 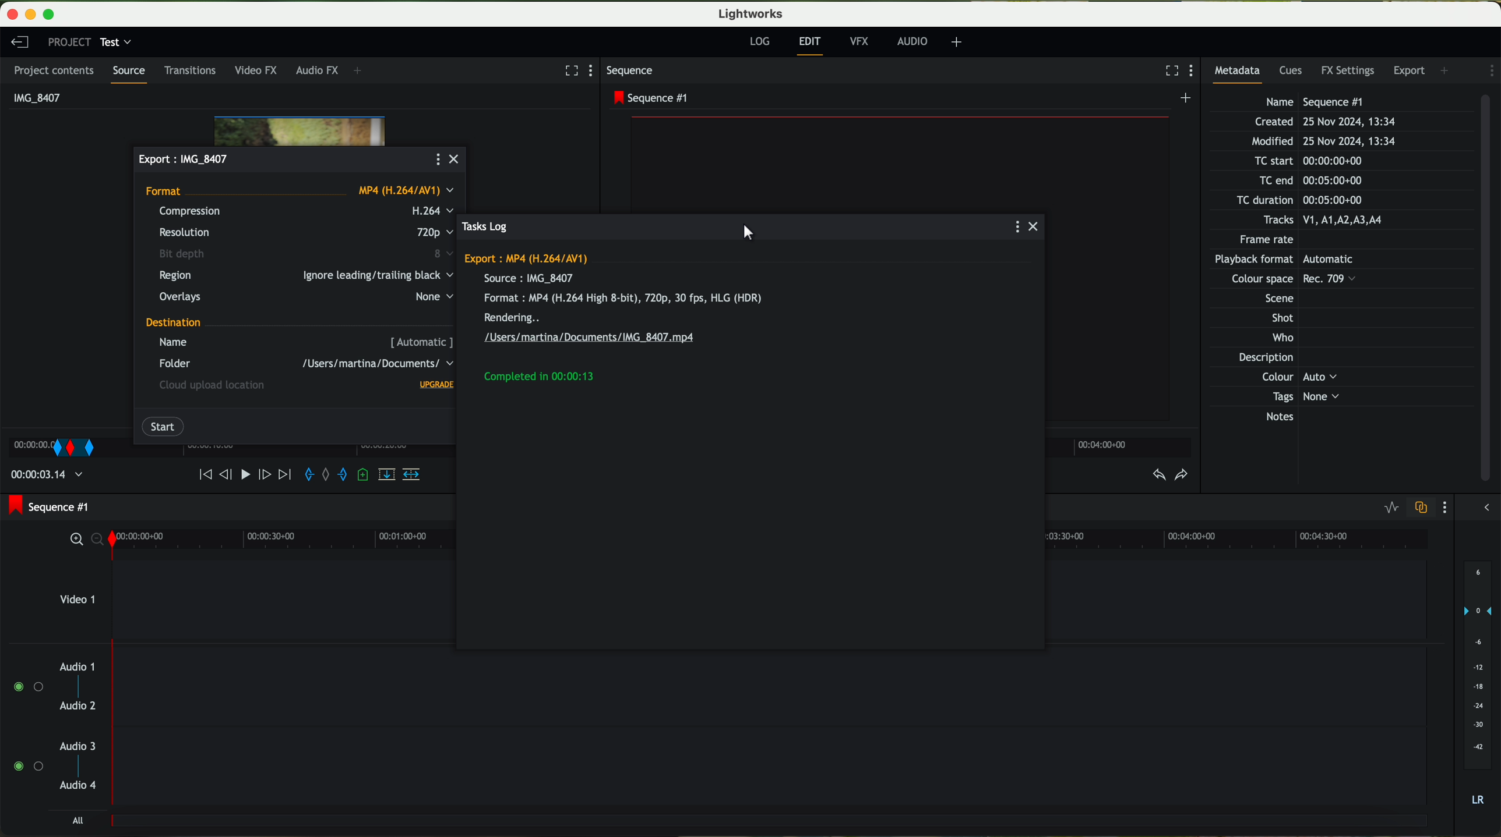 What do you see at coordinates (1490, 70) in the screenshot?
I see `show settings menu` at bounding box center [1490, 70].